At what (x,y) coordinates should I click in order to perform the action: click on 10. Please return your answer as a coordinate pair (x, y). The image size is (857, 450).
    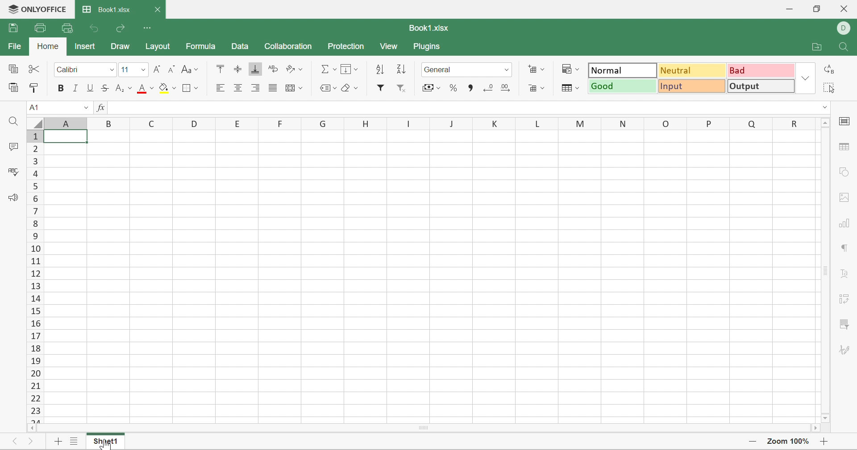
    Looking at the image, I should click on (35, 250).